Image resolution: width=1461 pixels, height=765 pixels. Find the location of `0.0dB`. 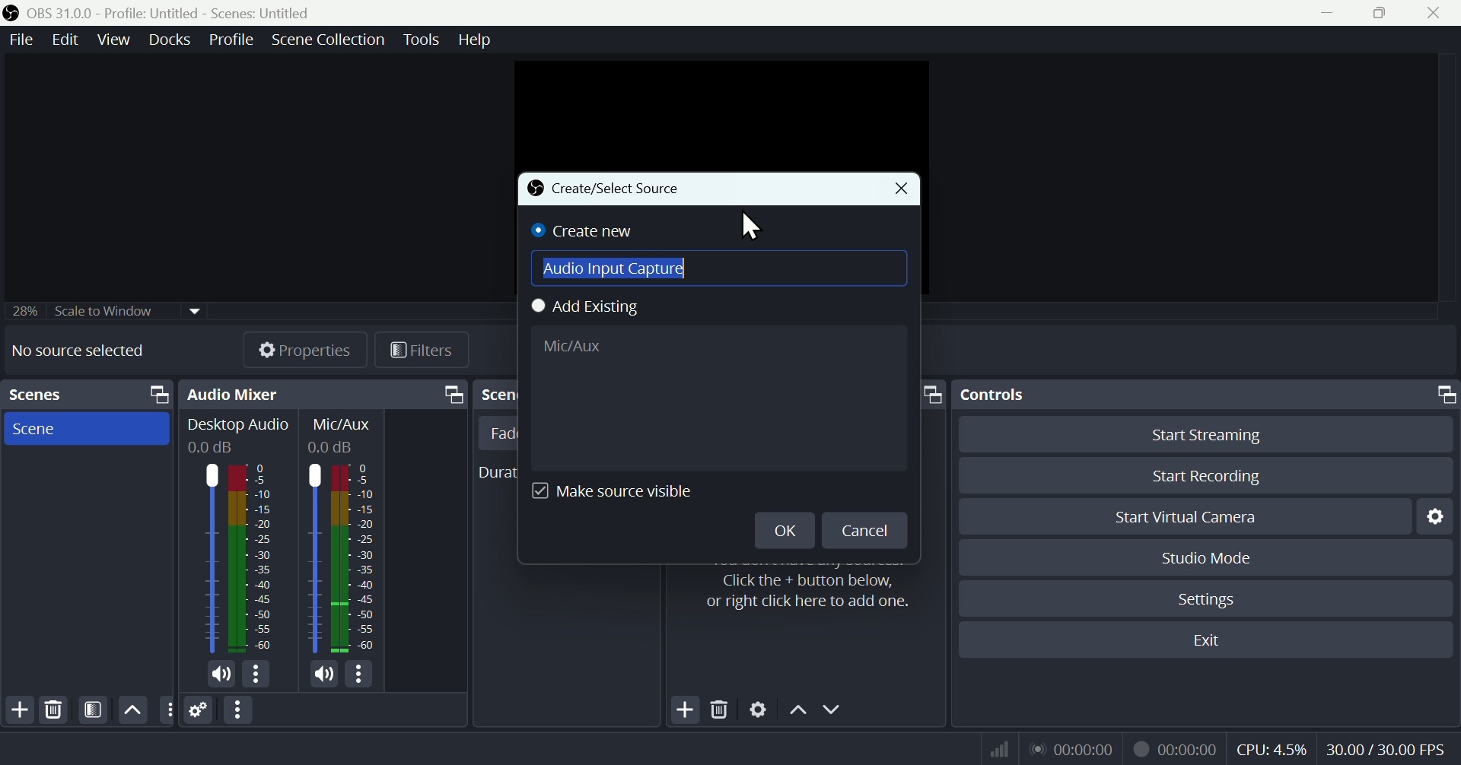

0.0dB is located at coordinates (333, 447).